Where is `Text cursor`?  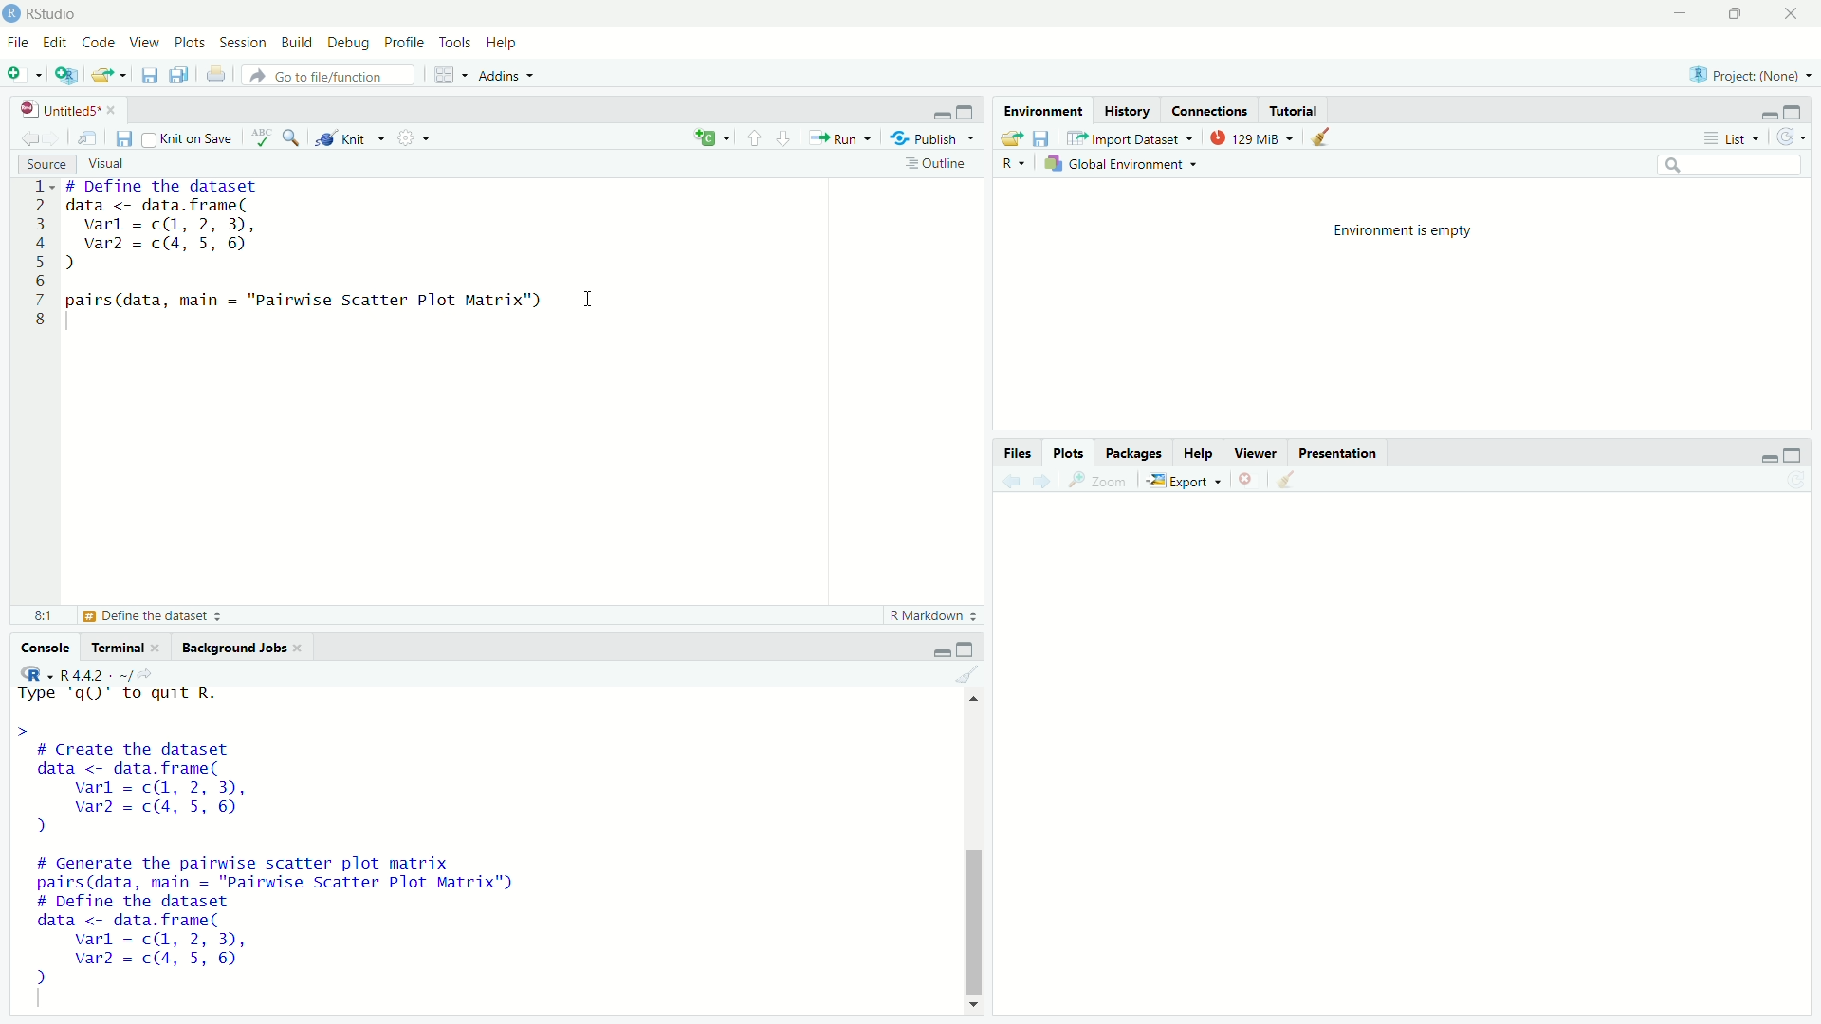
Text cursor is located at coordinates (587, 295).